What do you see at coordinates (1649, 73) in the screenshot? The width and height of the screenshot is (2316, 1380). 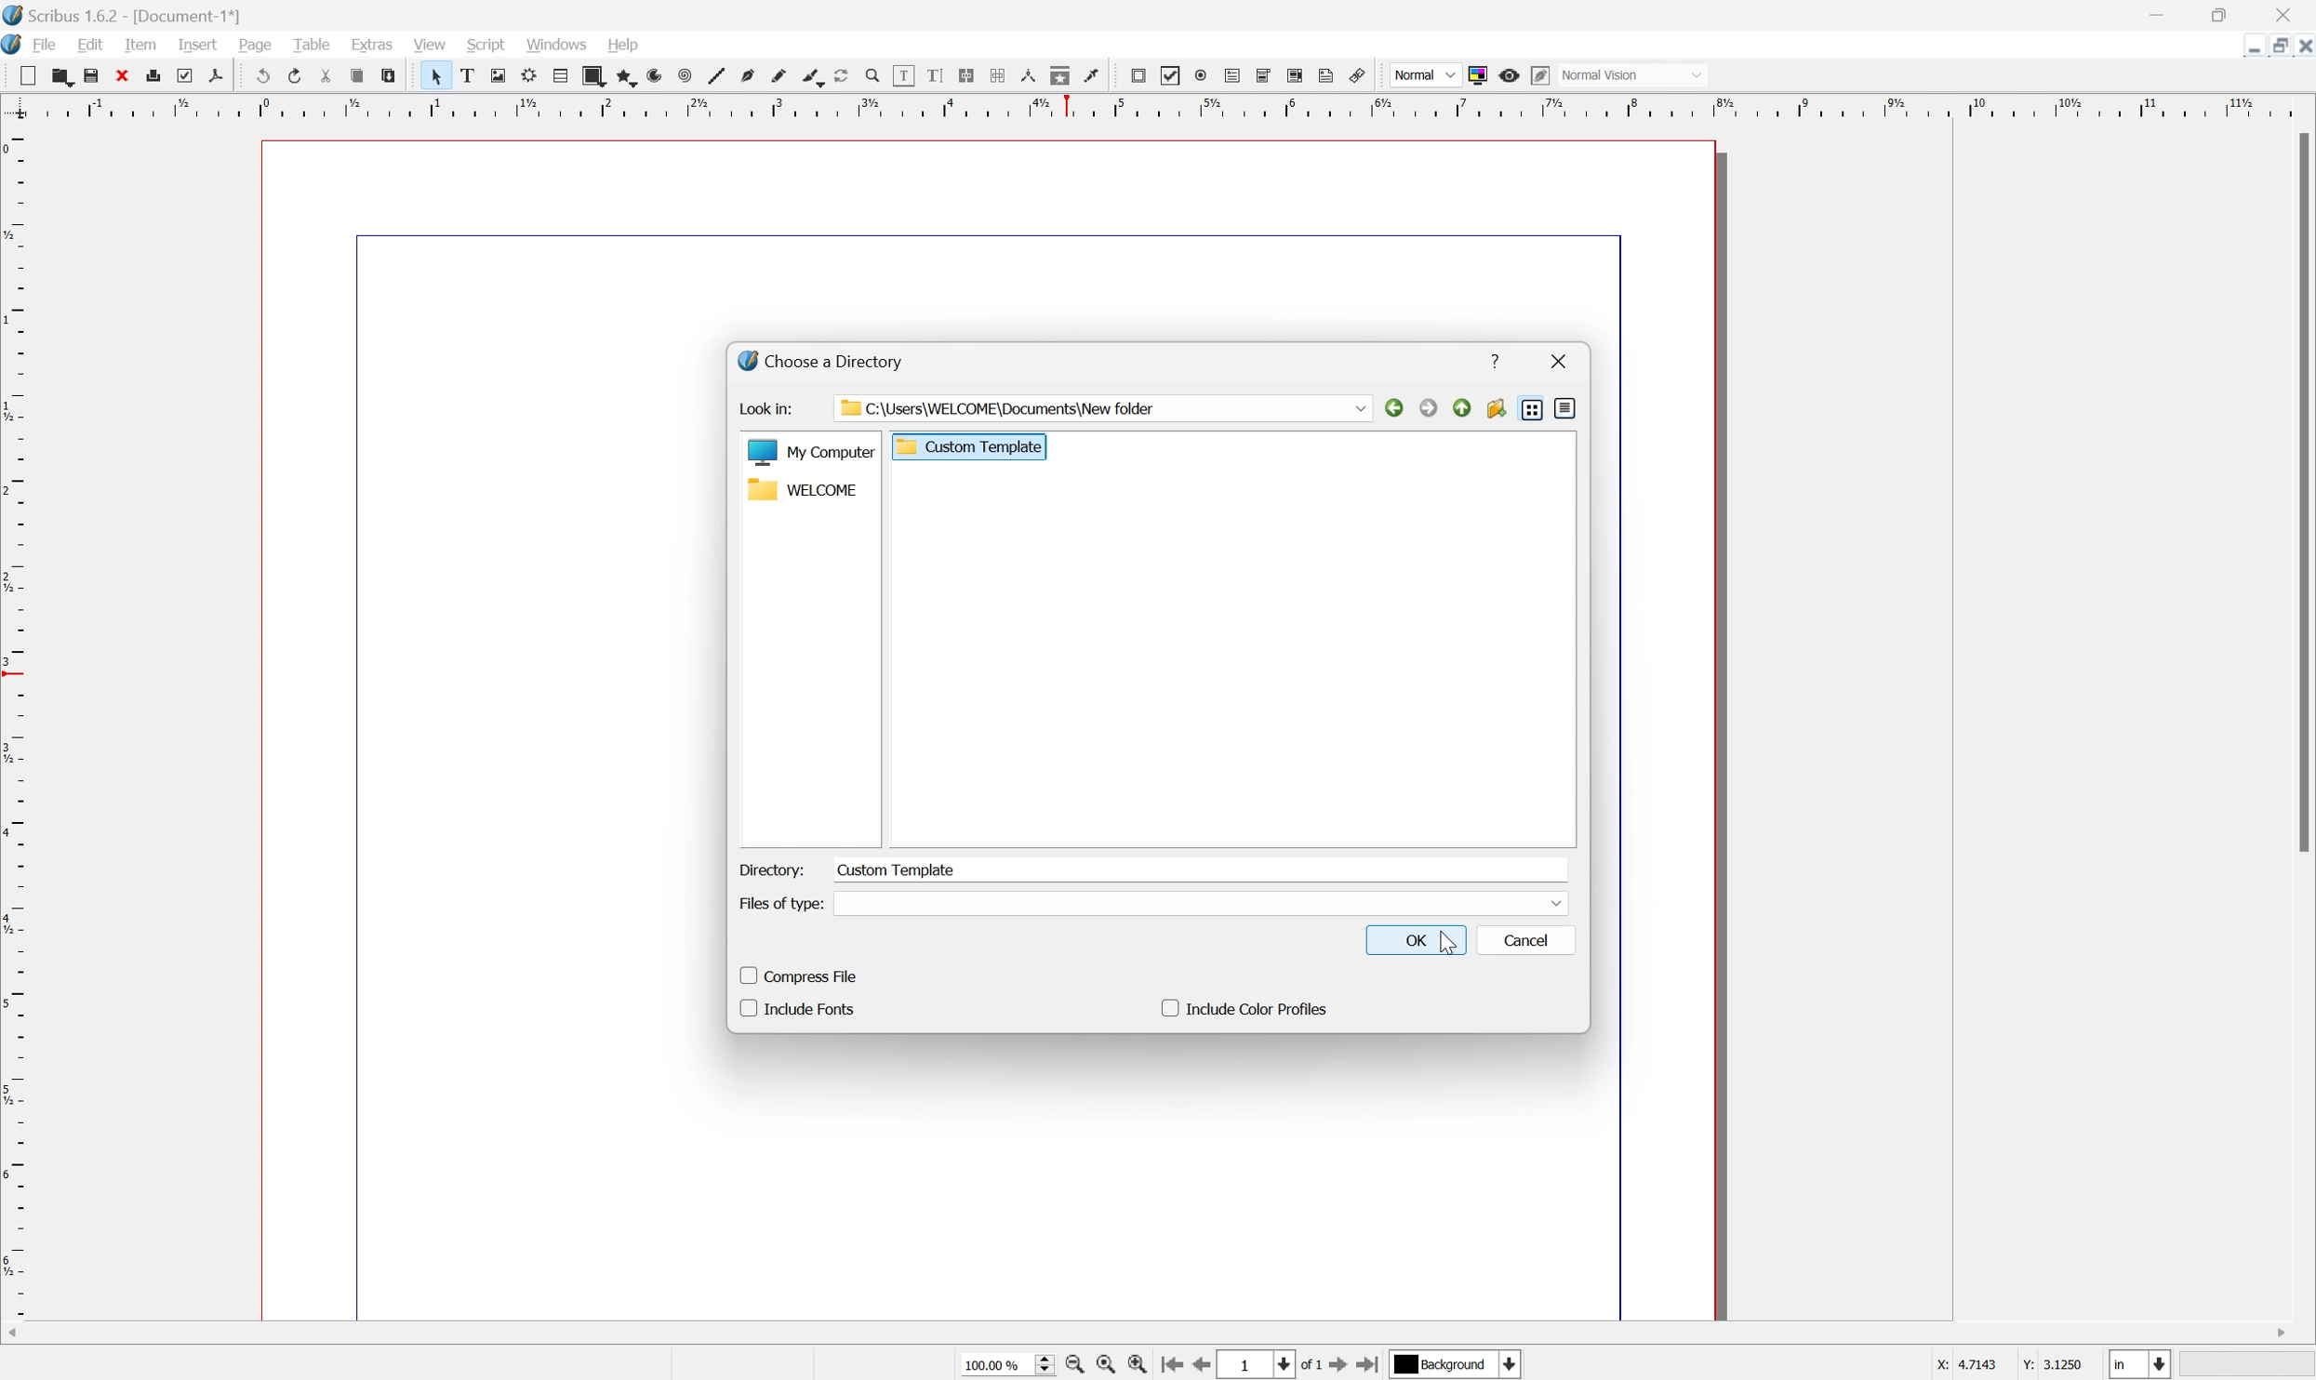 I see `Normal vision` at bounding box center [1649, 73].